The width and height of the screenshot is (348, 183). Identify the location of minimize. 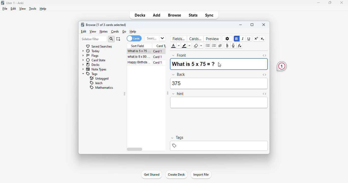
(240, 25).